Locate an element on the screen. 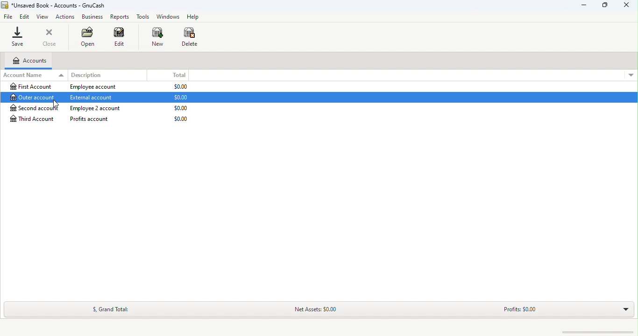  Account name is located at coordinates (33, 76).